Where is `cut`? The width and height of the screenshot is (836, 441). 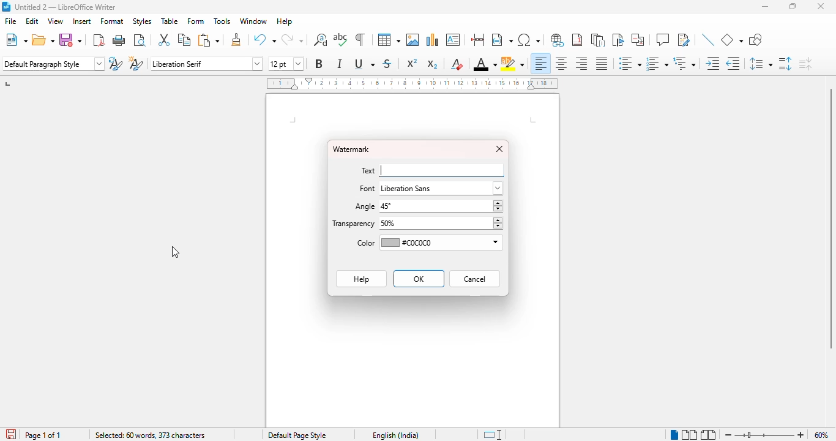
cut is located at coordinates (163, 39).